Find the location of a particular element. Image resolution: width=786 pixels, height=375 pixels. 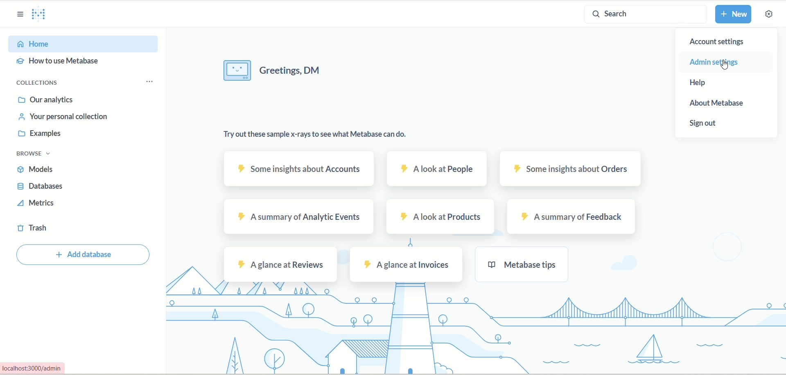

our analytics is located at coordinates (46, 102).